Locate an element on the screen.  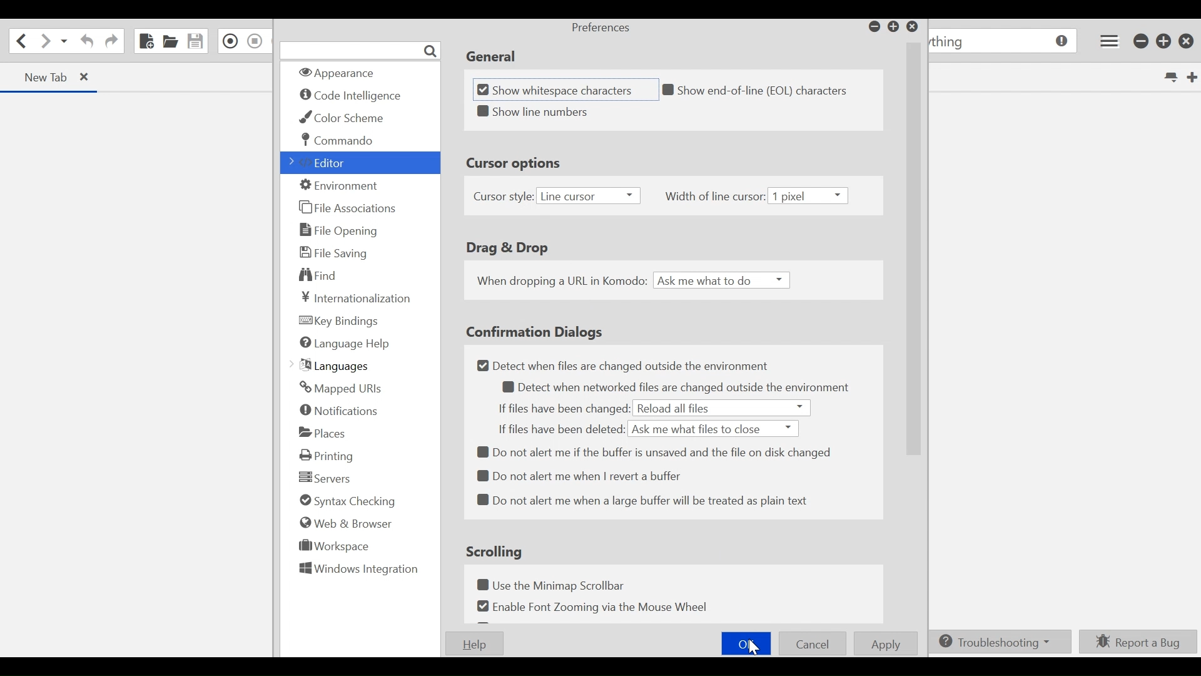
1 pixel is located at coordinates (811, 197).